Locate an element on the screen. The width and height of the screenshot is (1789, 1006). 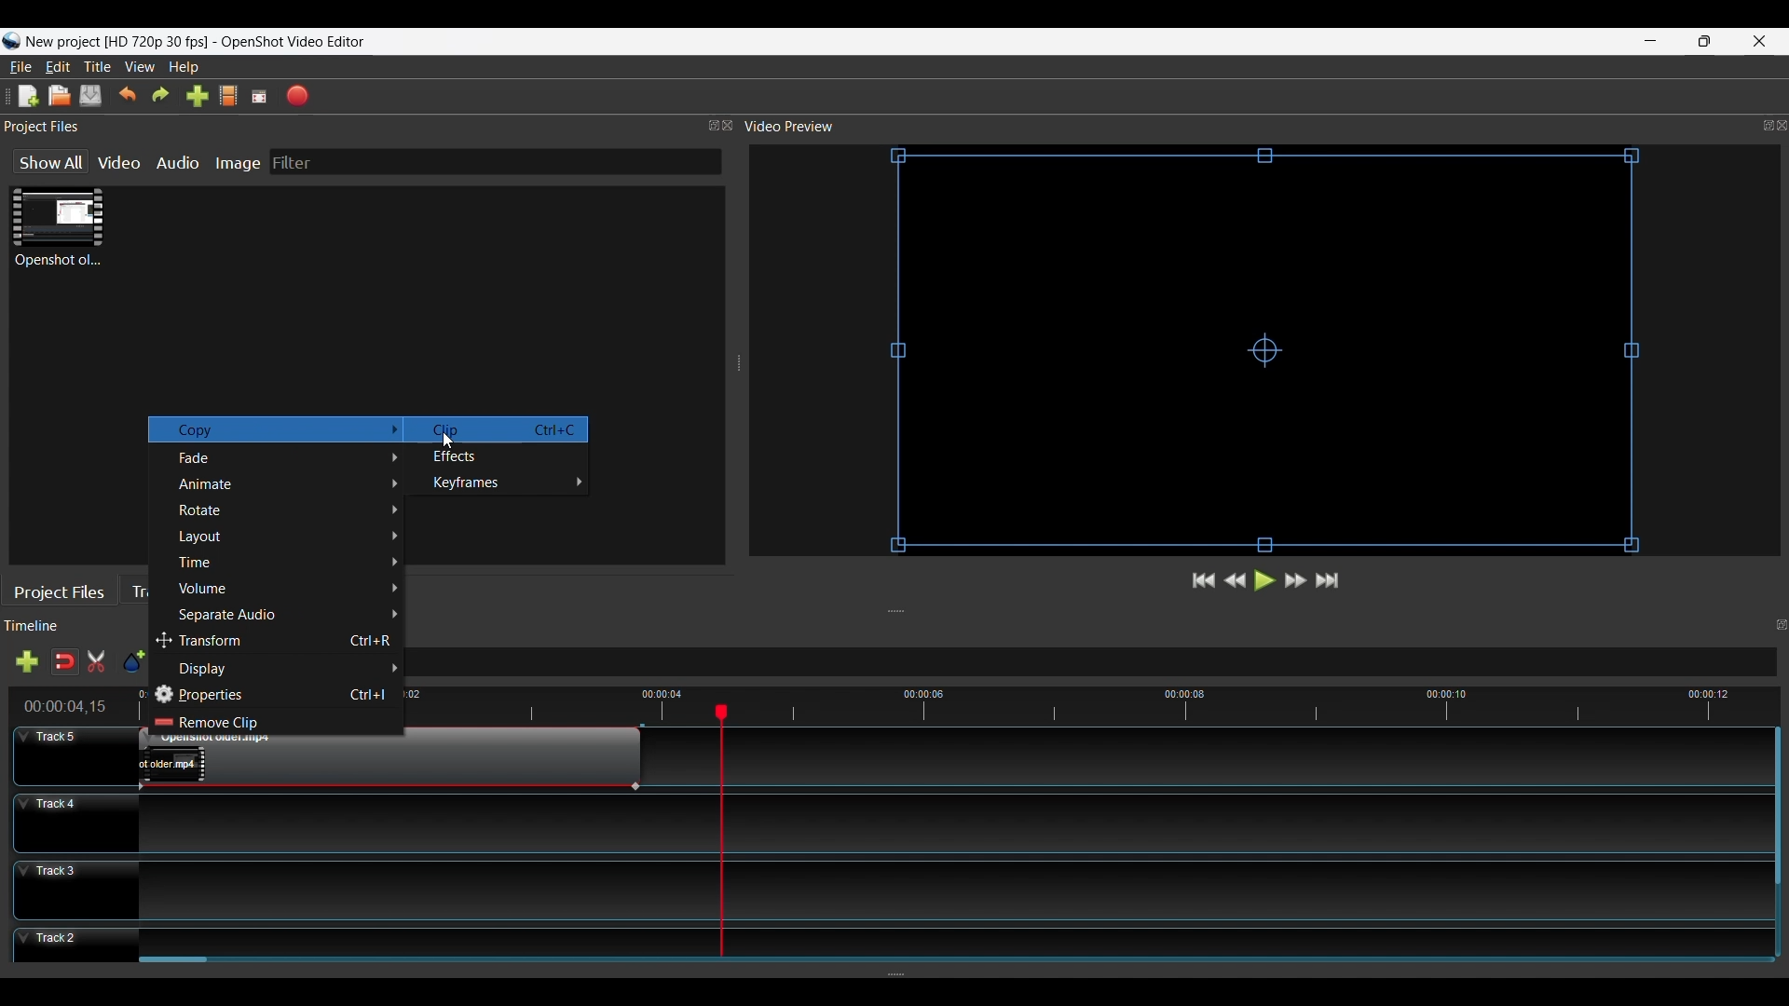
Add track is located at coordinates (23, 663).